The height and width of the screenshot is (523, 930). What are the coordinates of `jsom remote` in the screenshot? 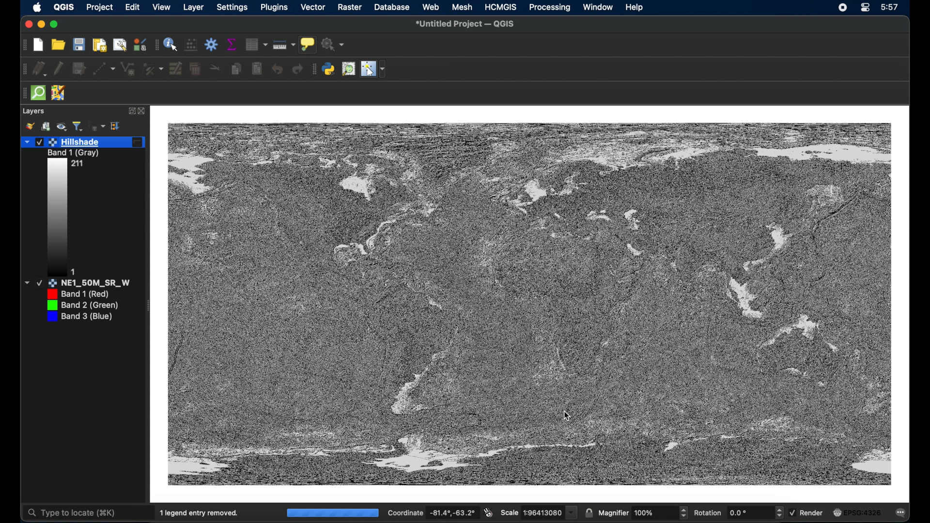 It's located at (59, 92).